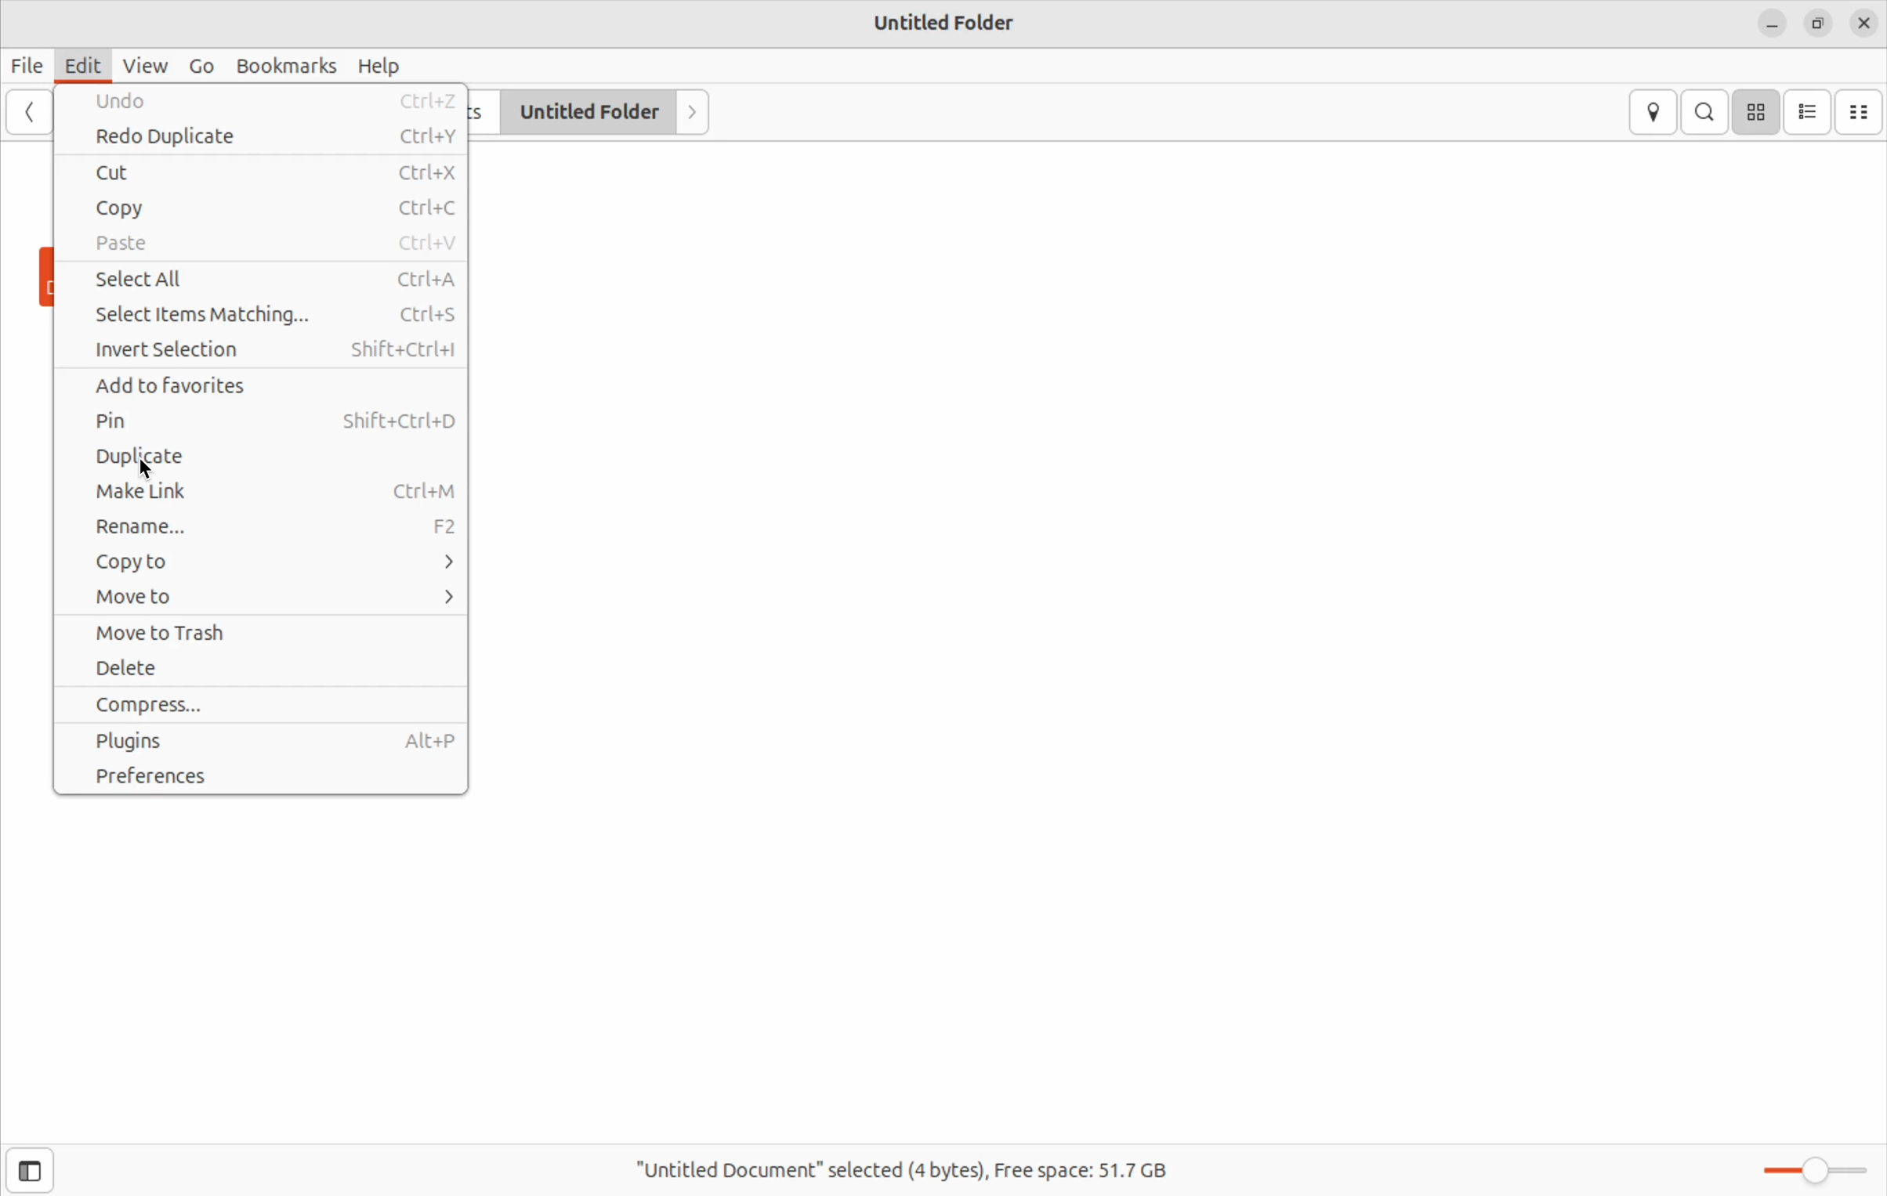 The width and height of the screenshot is (1887, 1196). Describe the element at coordinates (260, 562) in the screenshot. I see `Copy to` at that location.